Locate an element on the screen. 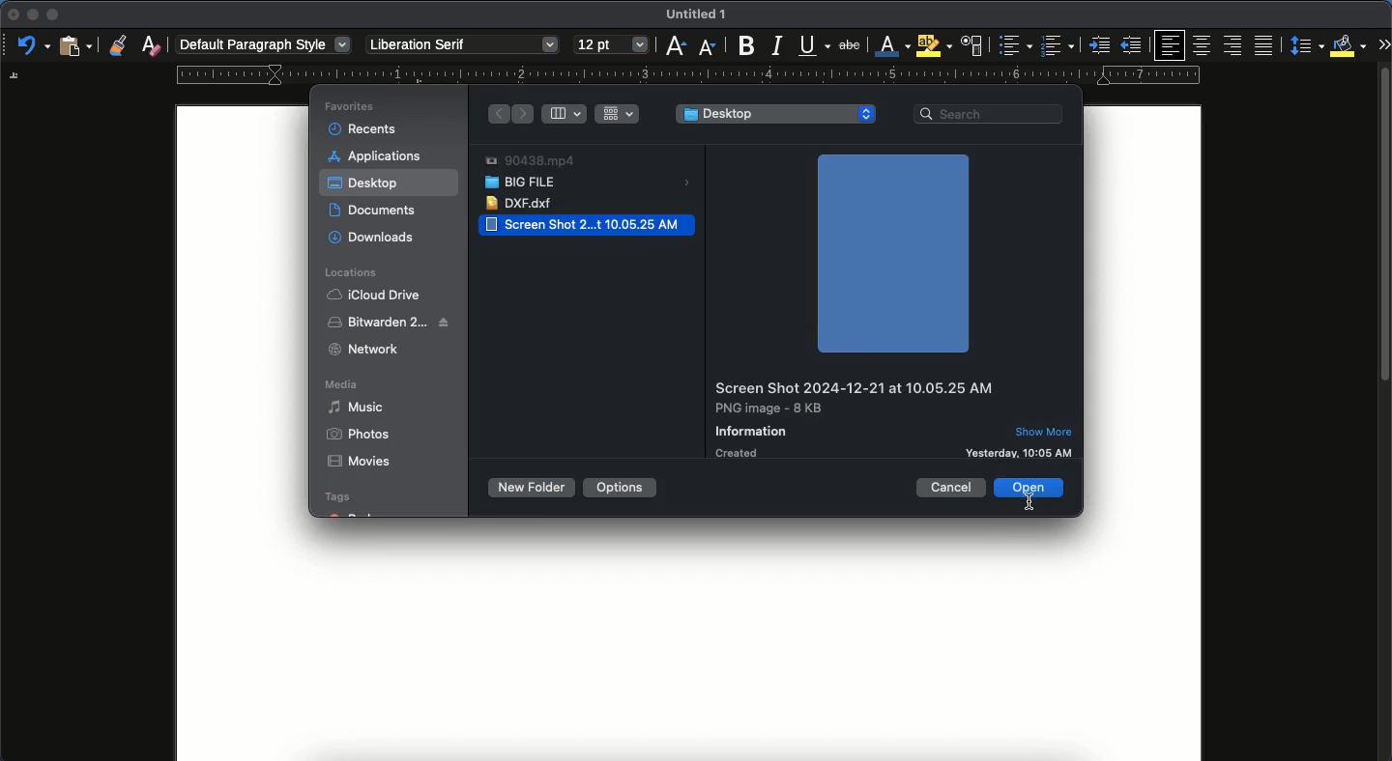 This screenshot has height=761, width=1392. iCloud Drive is located at coordinates (372, 295).